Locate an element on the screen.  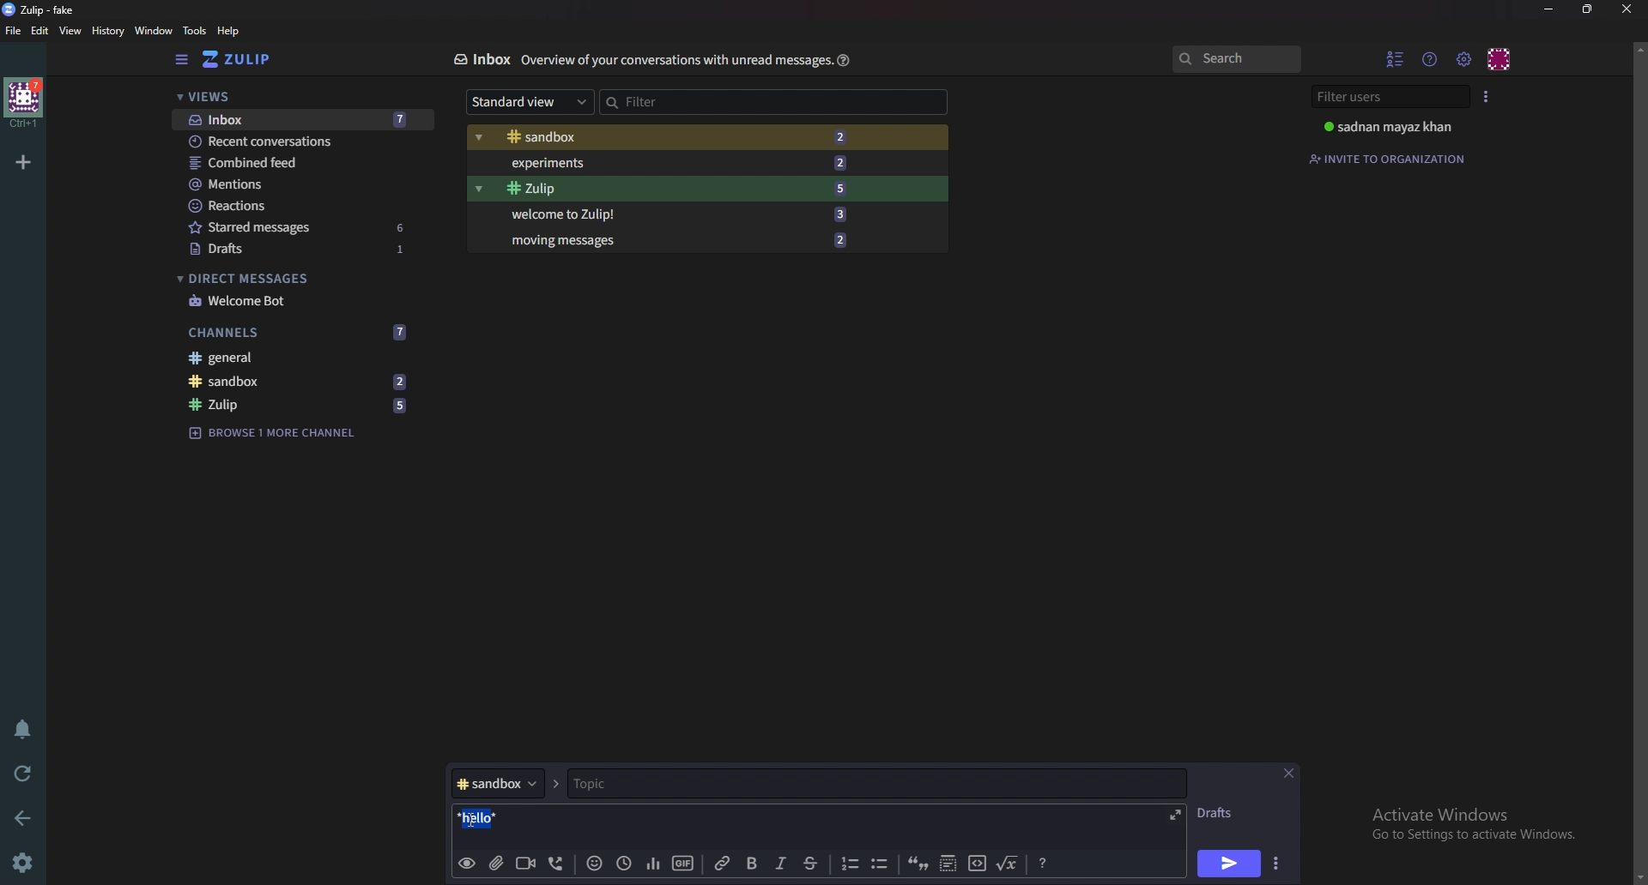
Recent conversations is located at coordinates (295, 140).